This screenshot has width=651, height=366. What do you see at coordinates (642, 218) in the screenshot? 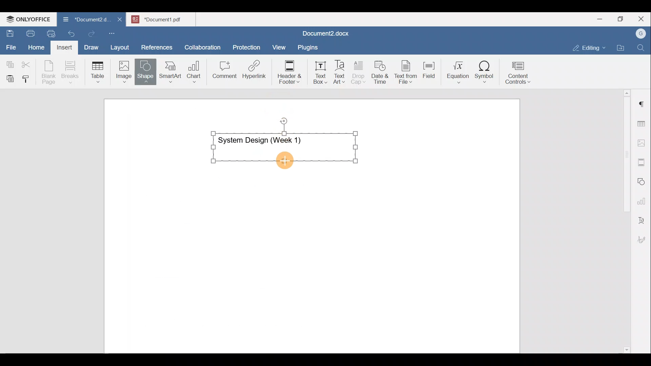
I see `Text Art settings` at bounding box center [642, 218].